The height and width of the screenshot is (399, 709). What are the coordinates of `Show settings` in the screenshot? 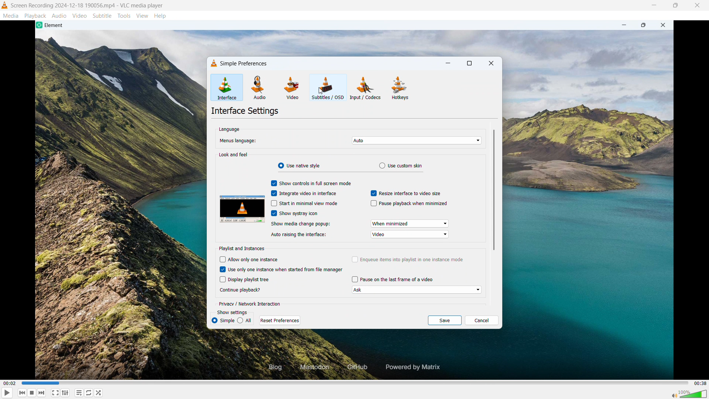 It's located at (232, 312).